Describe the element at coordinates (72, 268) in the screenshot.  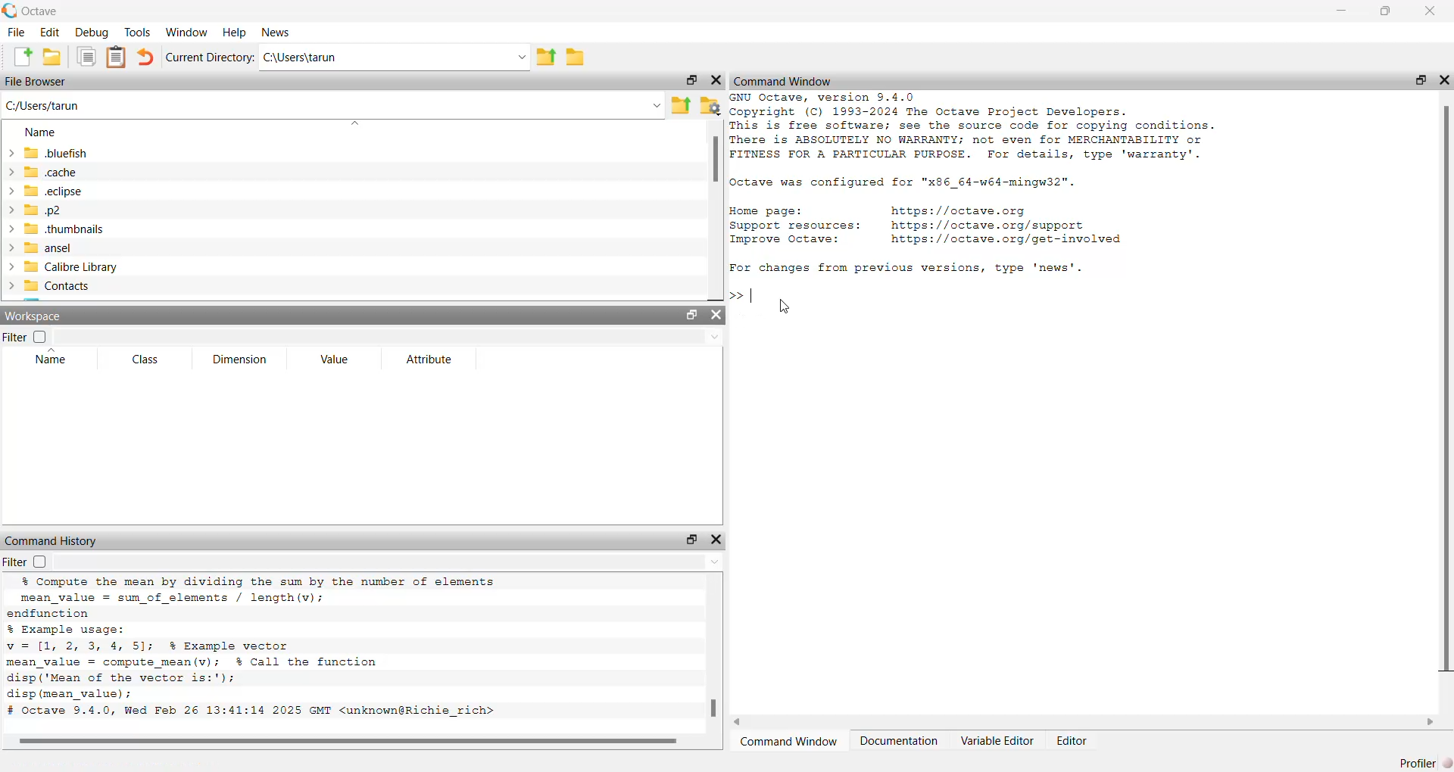
I see `calibre library` at that location.